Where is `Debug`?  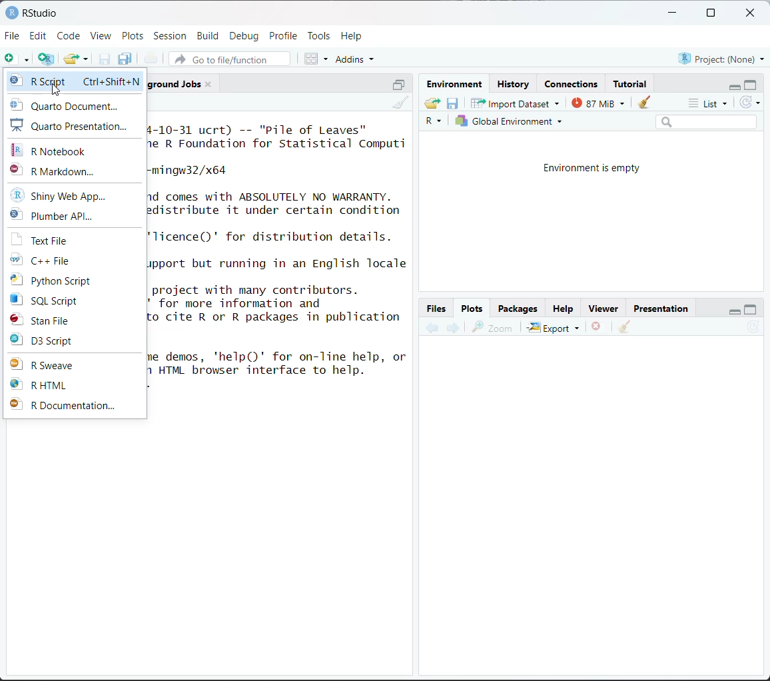
Debug is located at coordinates (244, 36).